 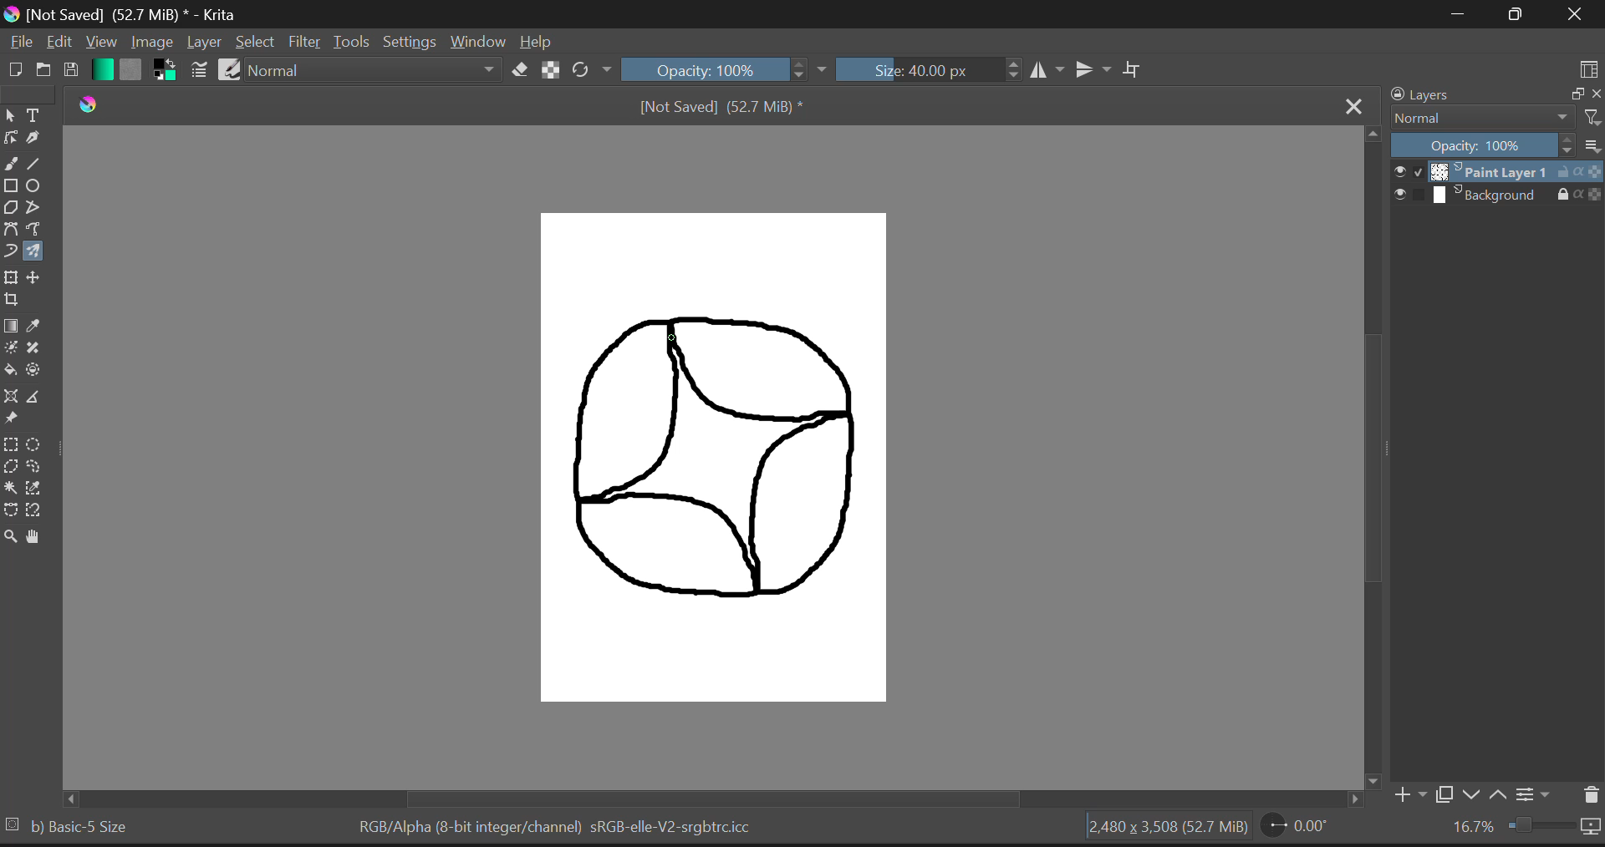 What do you see at coordinates (37, 250) in the screenshot?
I see `Multibrush Tool Selected` at bounding box center [37, 250].